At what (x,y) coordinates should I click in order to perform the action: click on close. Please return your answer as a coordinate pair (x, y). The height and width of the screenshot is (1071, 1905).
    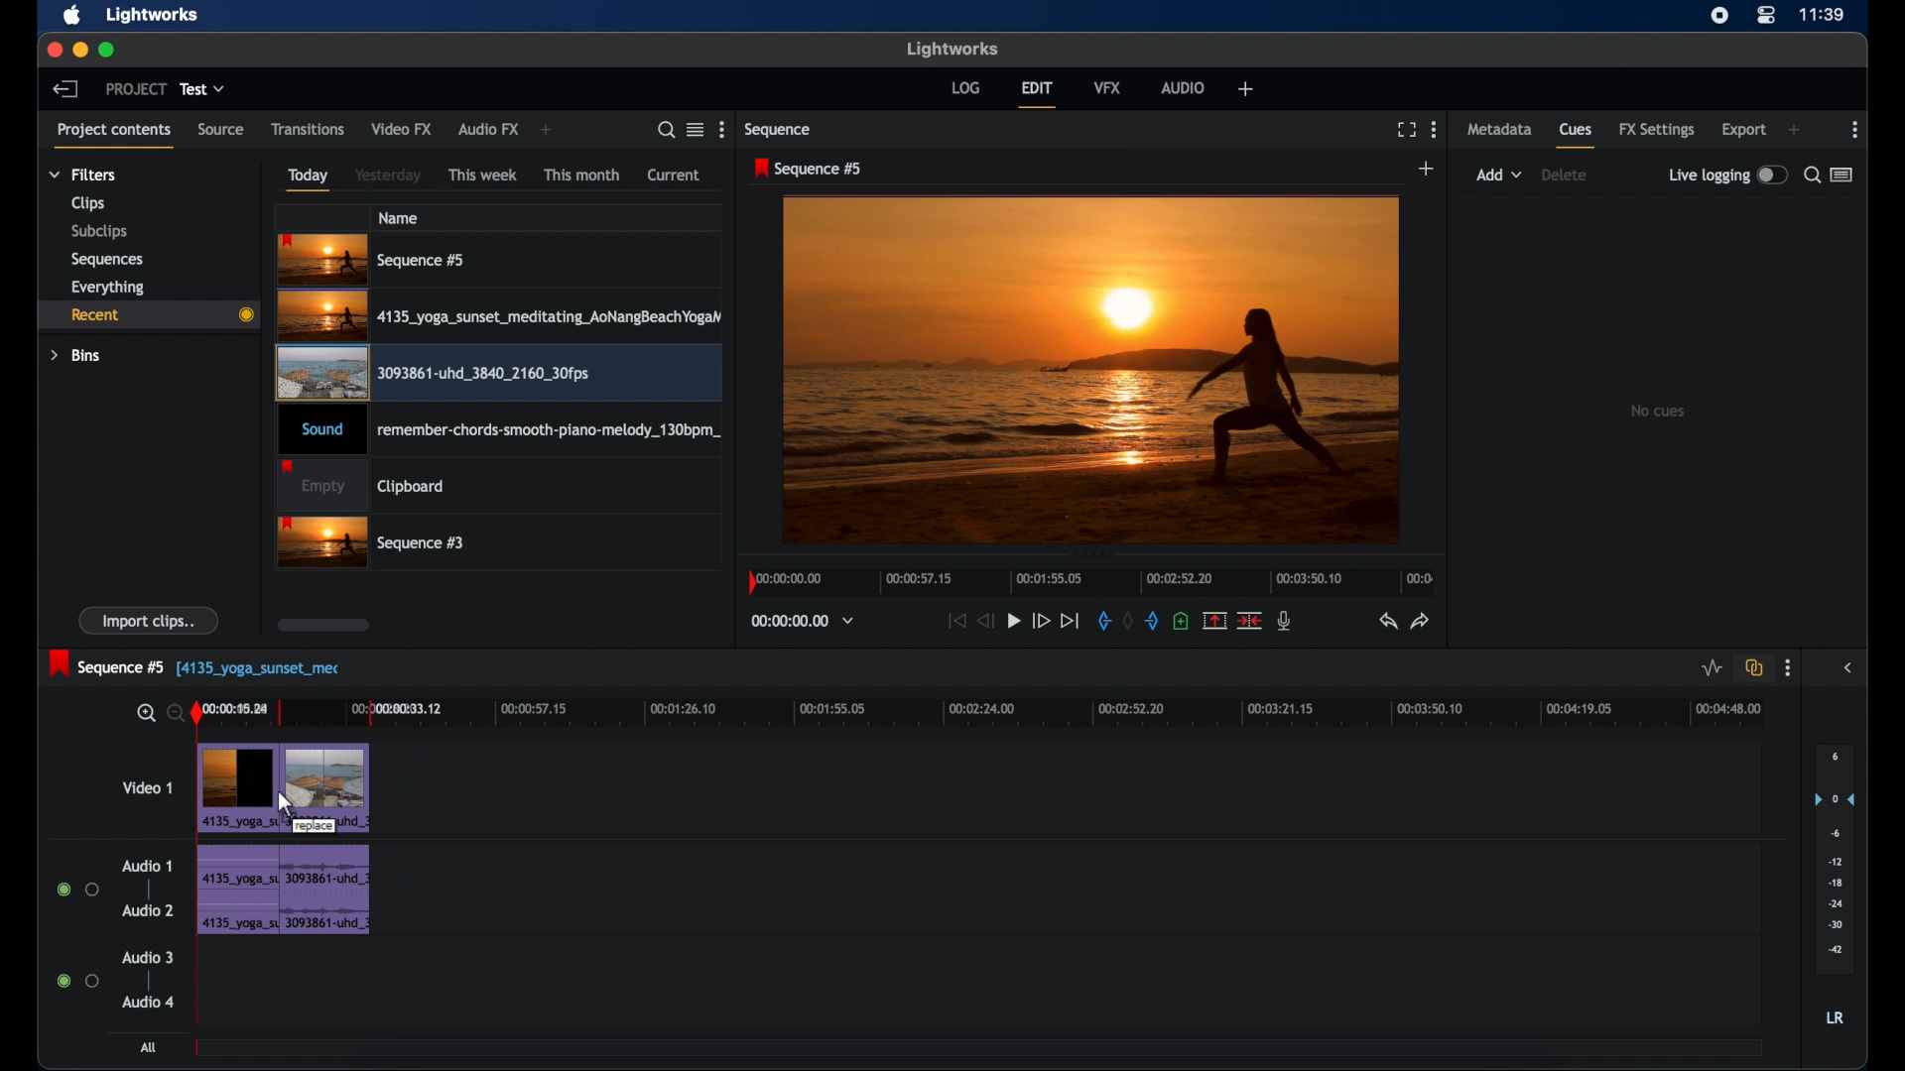
    Looking at the image, I should click on (54, 50).